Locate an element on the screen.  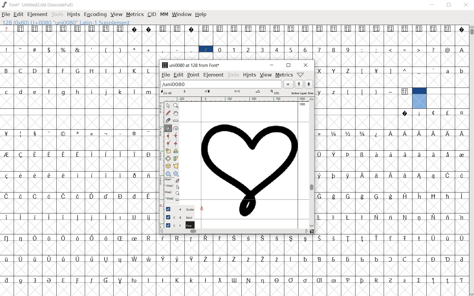
glyph is located at coordinates (63, 93).